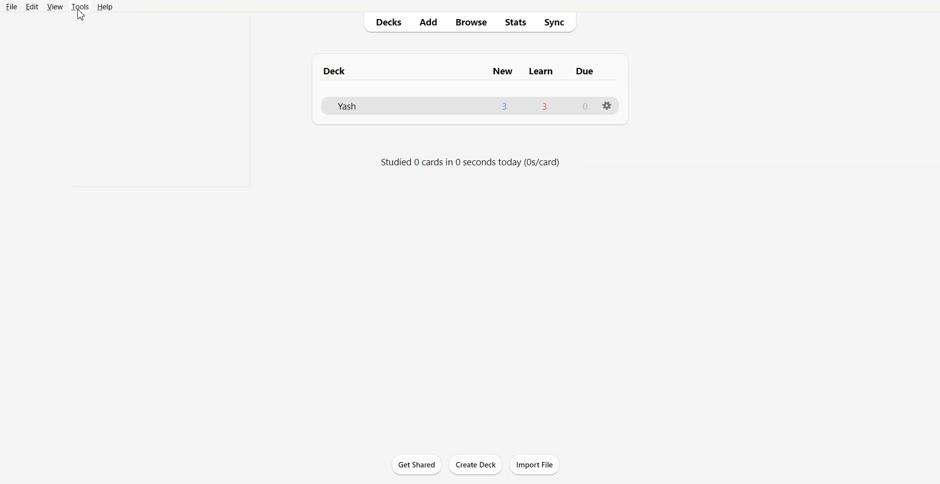  Describe the element at coordinates (504, 71) in the screenshot. I see `new` at that location.